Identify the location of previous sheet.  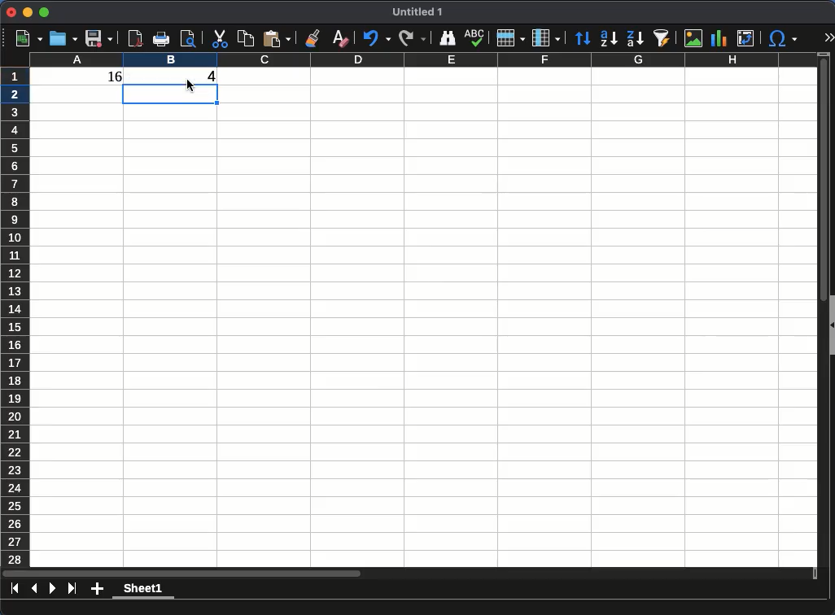
(34, 589).